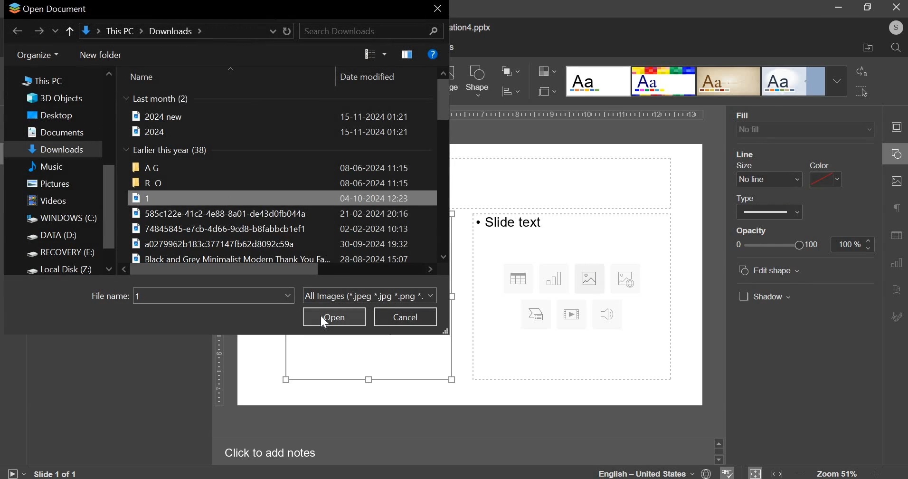  Describe the element at coordinates (755, 231) in the screenshot. I see `opacity` at that location.